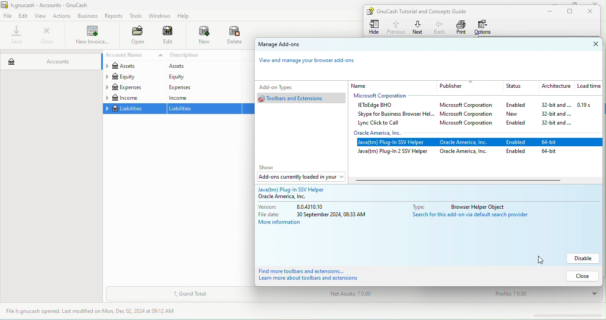 The height and width of the screenshot is (320, 606). Describe the element at coordinates (548, 12) in the screenshot. I see `minimize` at that location.